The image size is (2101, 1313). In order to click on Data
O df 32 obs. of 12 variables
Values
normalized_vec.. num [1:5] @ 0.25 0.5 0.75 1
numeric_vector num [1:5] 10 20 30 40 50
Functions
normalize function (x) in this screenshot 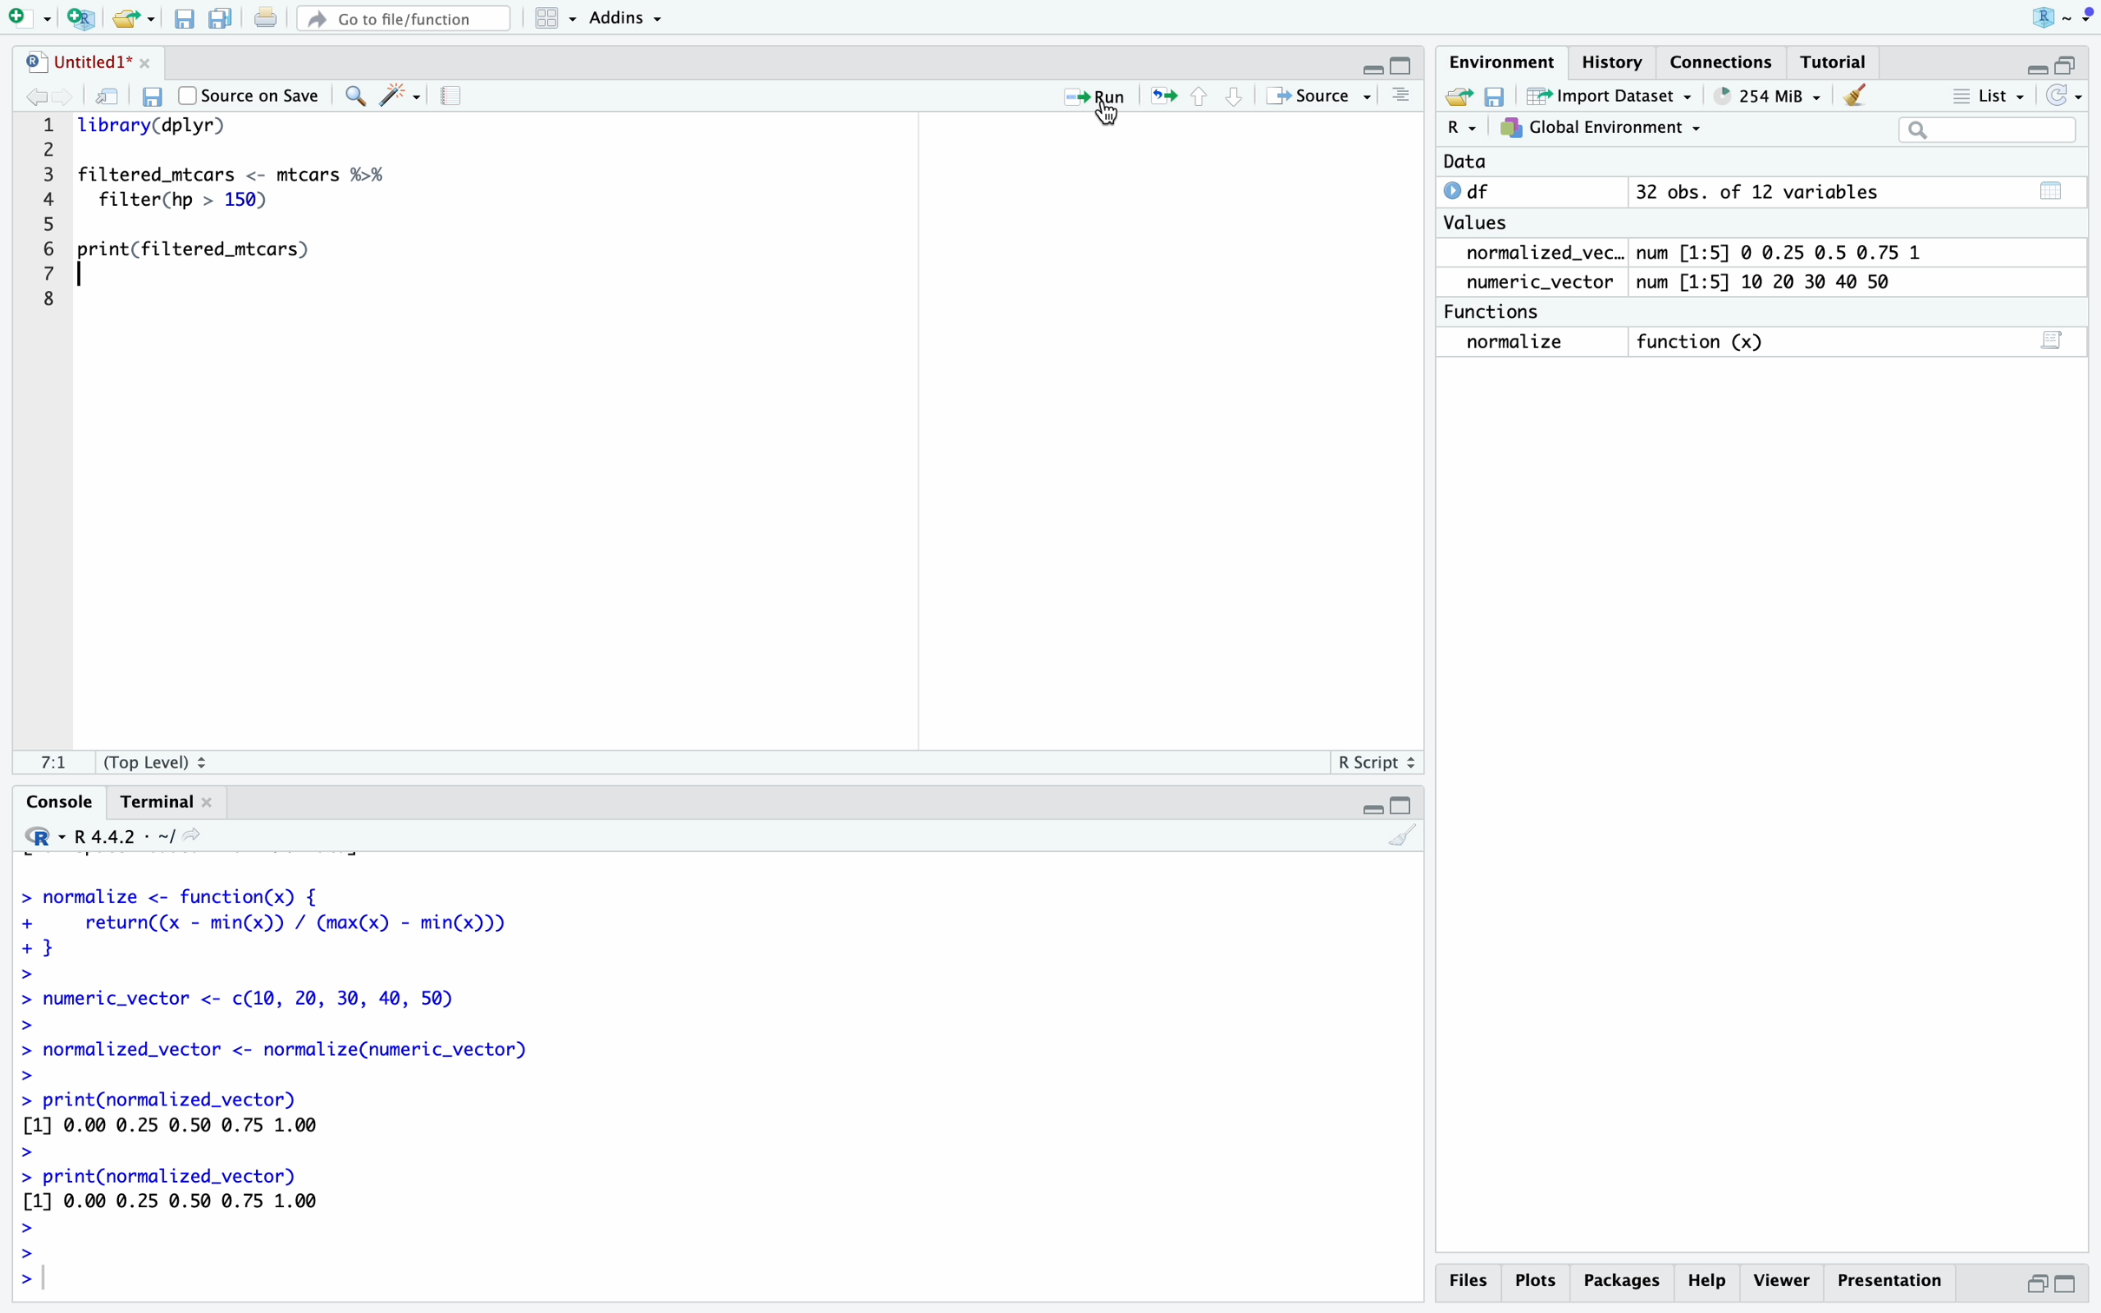, I will do `click(1679, 258)`.